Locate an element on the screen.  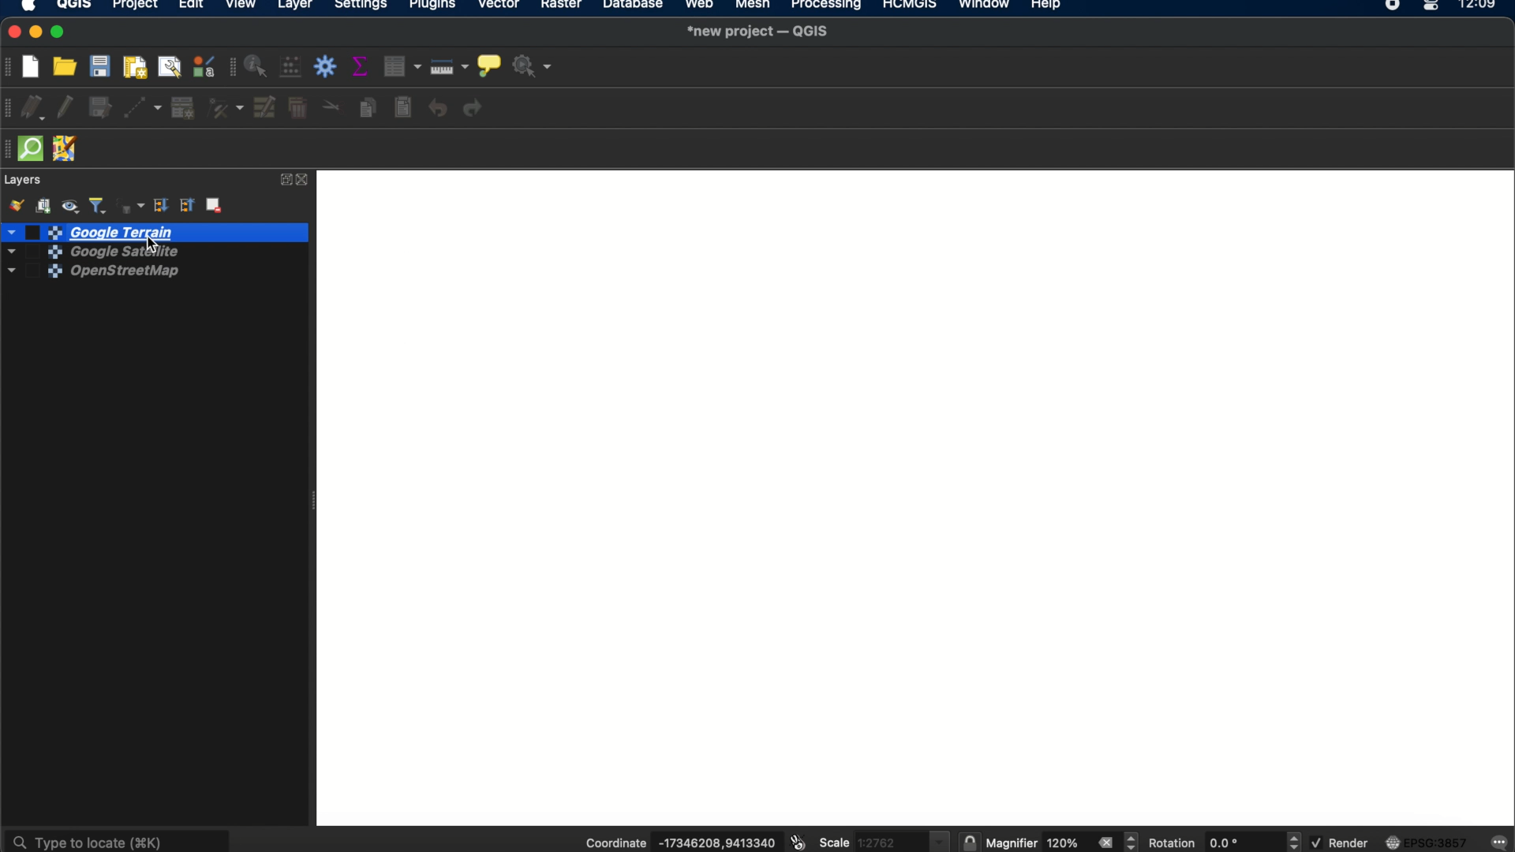
plugins is located at coordinates (433, 6).